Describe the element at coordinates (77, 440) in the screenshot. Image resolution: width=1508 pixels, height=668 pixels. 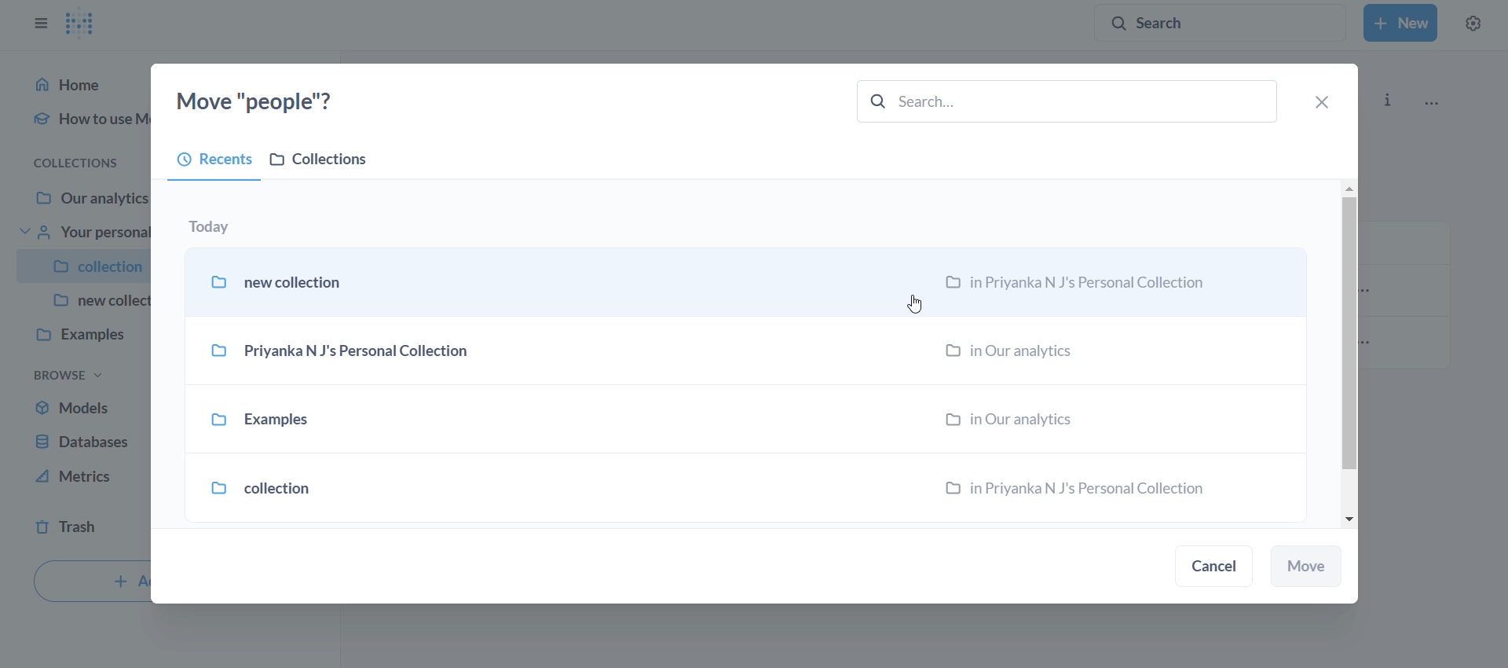
I see `database` at that location.